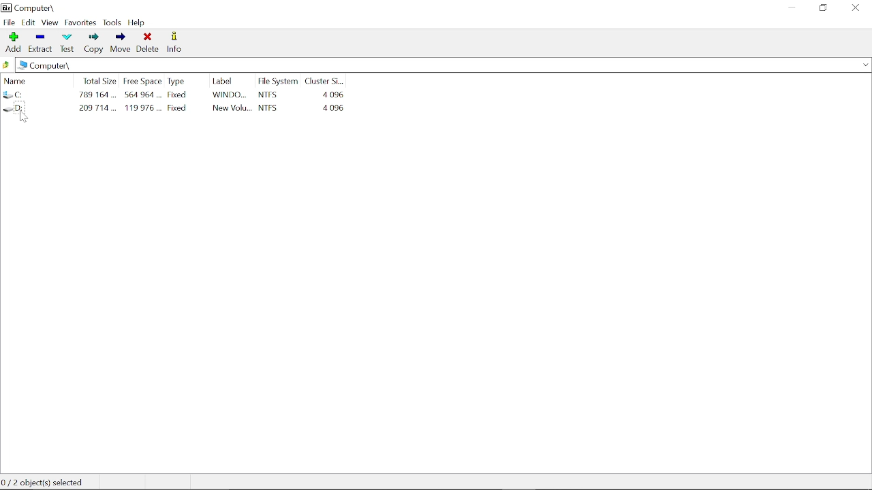  Describe the element at coordinates (180, 101) in the screenshot. I see `Fixed Fixed` at that location.